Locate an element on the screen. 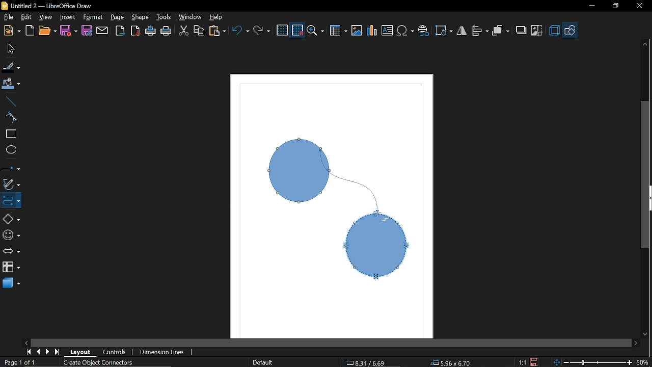 This screenshot has width=652, height=367. Shape is located at coordinates (140, 17).